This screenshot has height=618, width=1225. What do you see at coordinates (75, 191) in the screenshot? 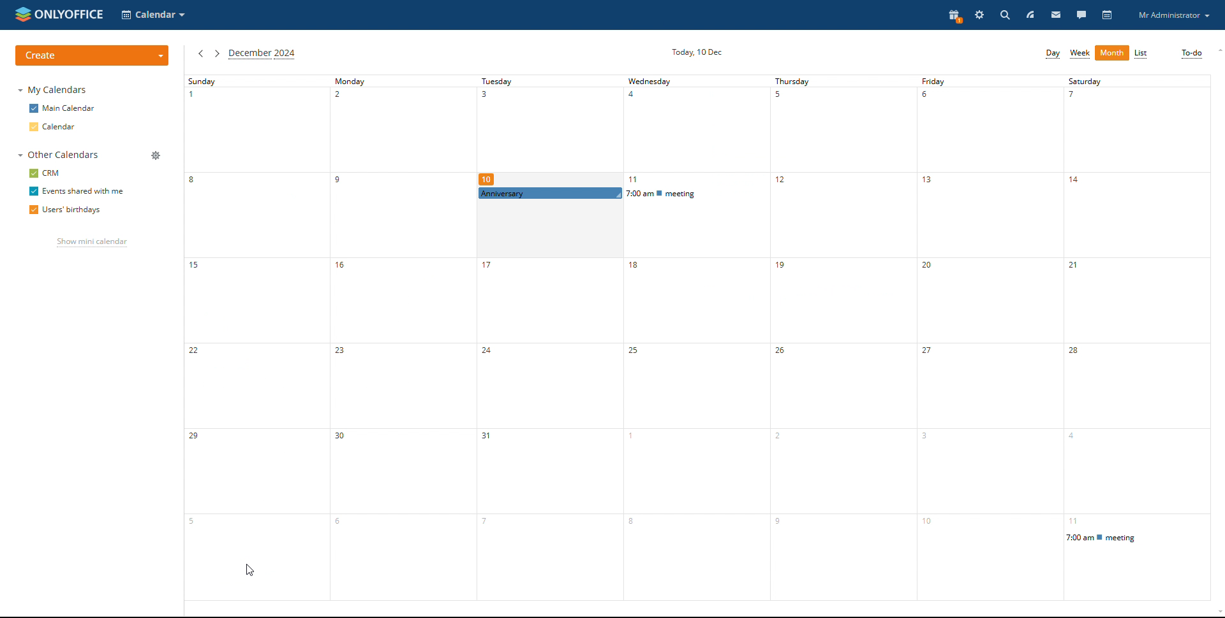
I see `events shared with me` at bounding box center [75, 191].